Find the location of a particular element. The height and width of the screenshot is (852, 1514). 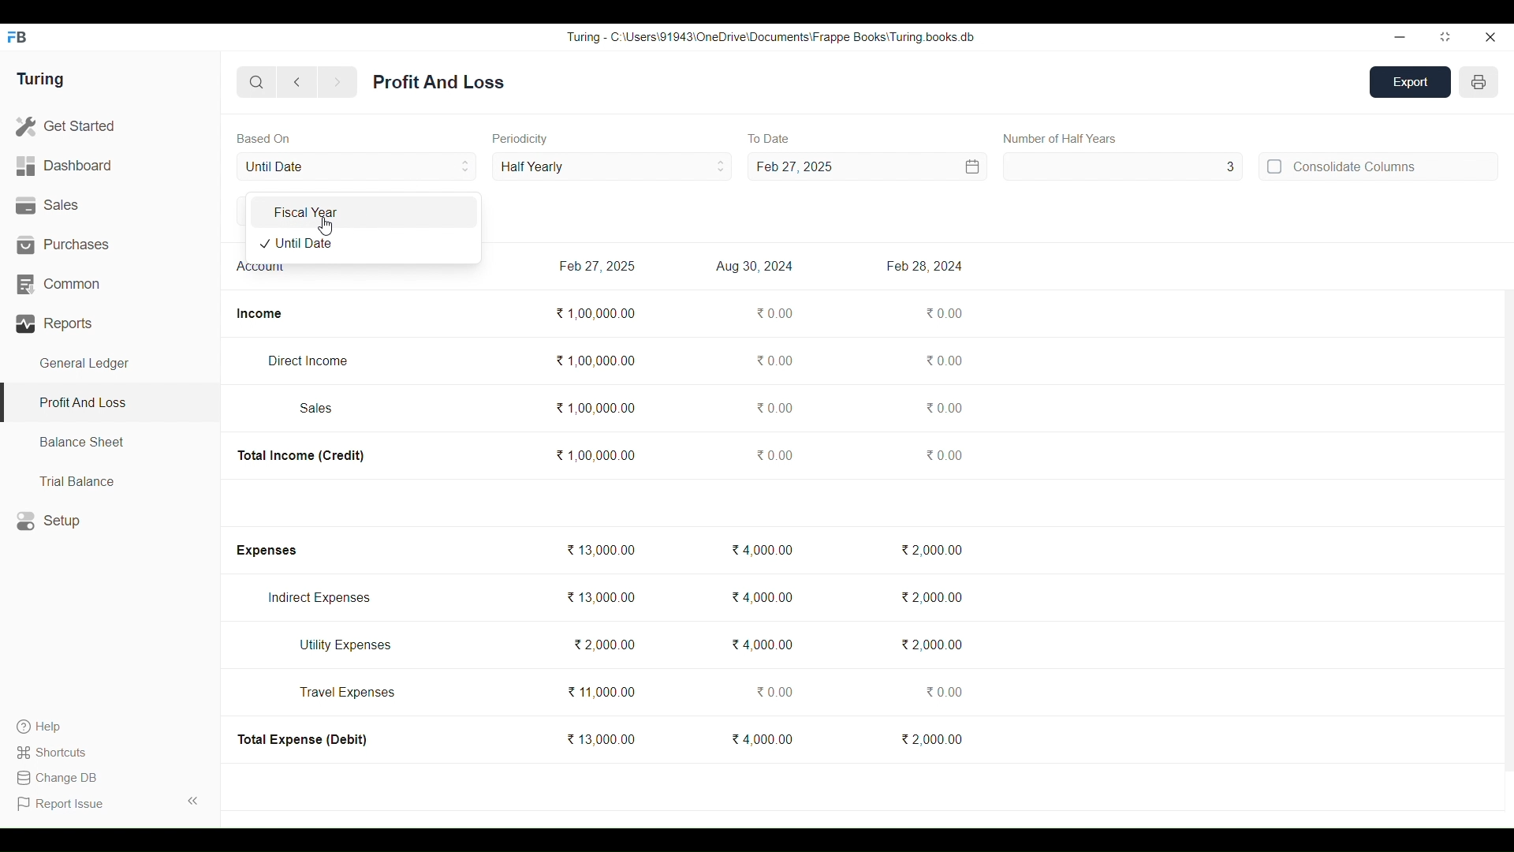

1,00,000.00 is located at coordinates (595, 361).